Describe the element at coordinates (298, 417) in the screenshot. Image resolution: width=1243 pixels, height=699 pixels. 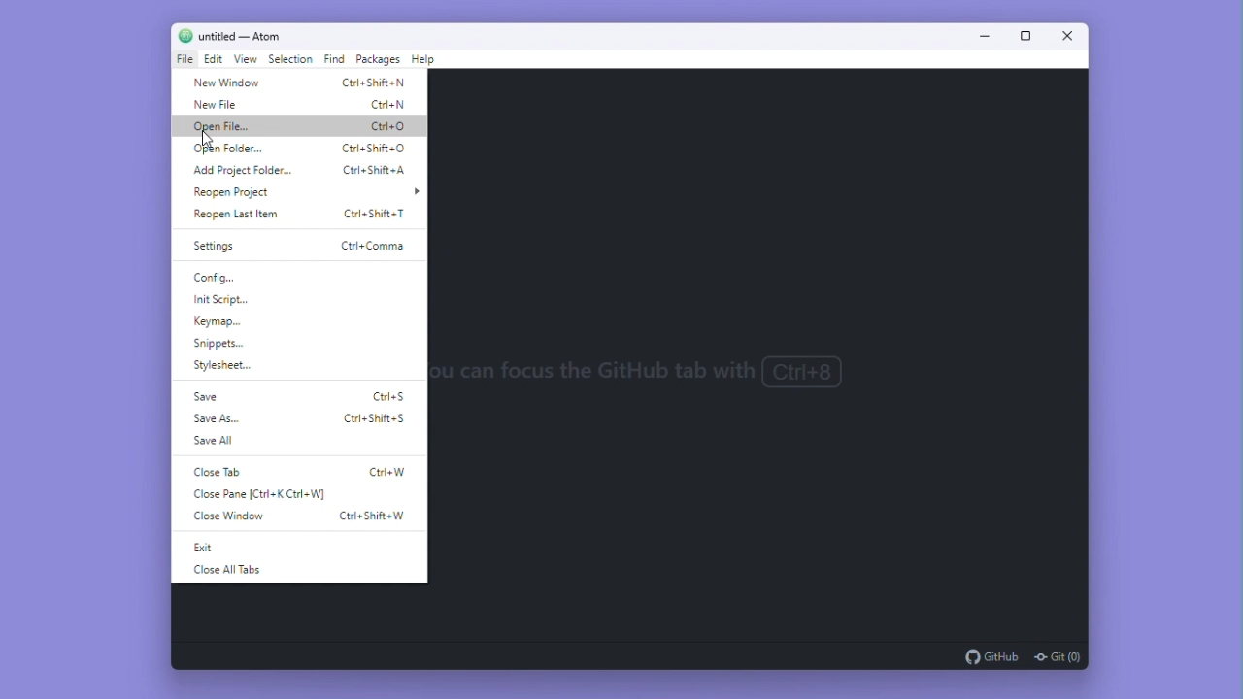
I see `Save as ctrl+shift+s` at that location.